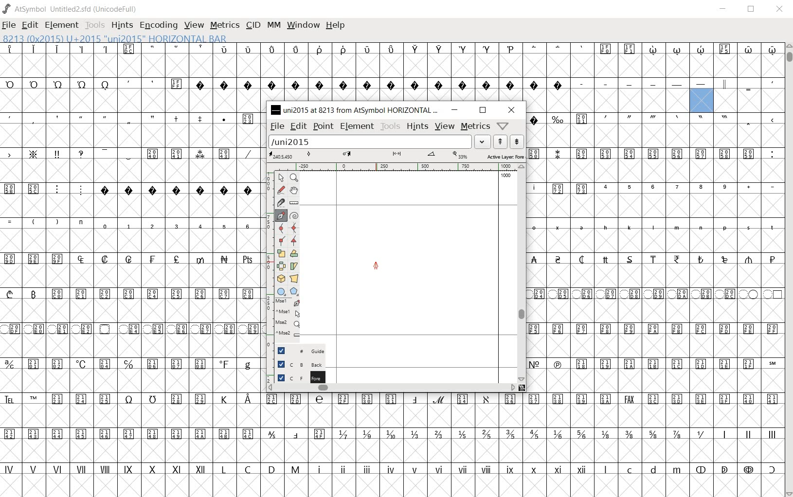  What do you see at coordinates (502, 126) in the screenshot?
I see `help/window` at bounding box center [502, 126].